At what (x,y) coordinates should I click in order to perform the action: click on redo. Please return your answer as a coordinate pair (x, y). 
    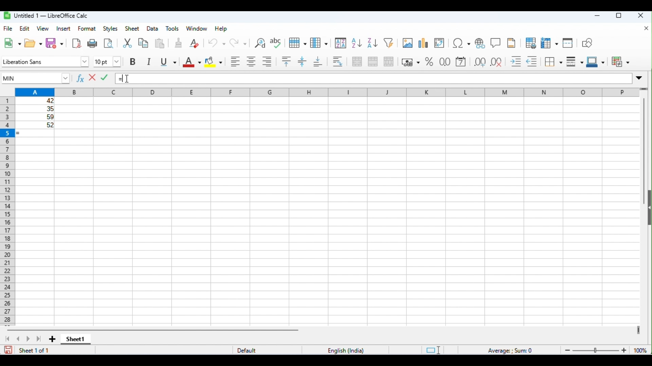
    Looking at the image, I should click on (238, 43).